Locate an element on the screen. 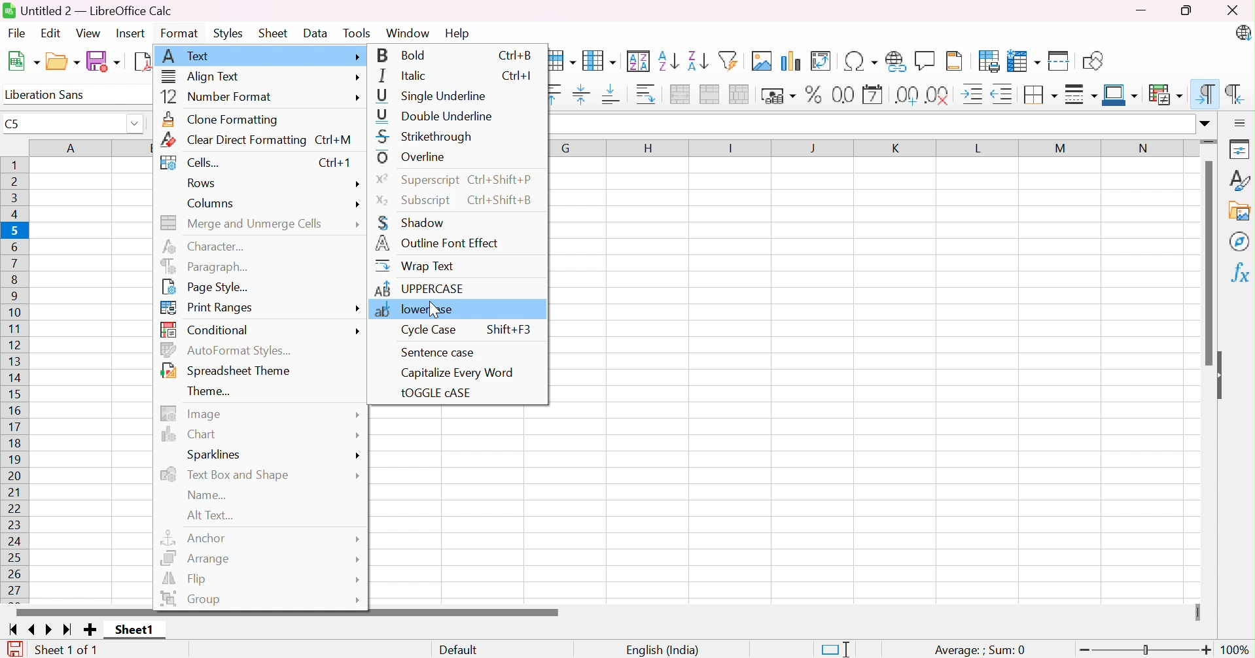 The height and width of the screenshot is (658, 1255). Conditional is located at coordinates (204, 328).